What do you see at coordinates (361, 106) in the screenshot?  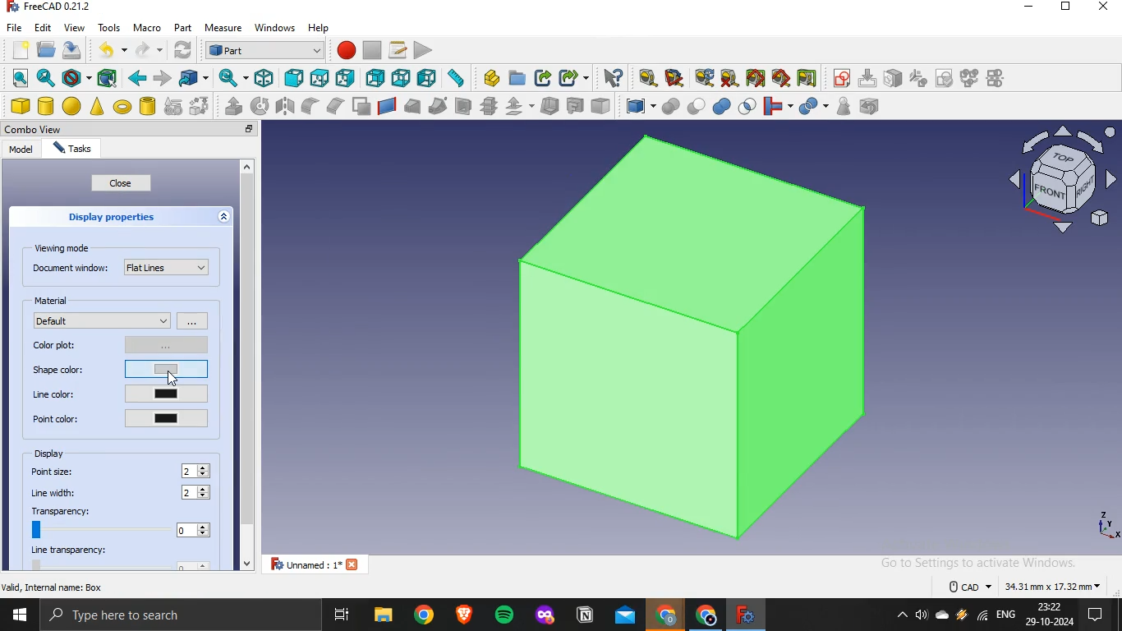 I see `make face from wires` at bounding box center [361, 106].